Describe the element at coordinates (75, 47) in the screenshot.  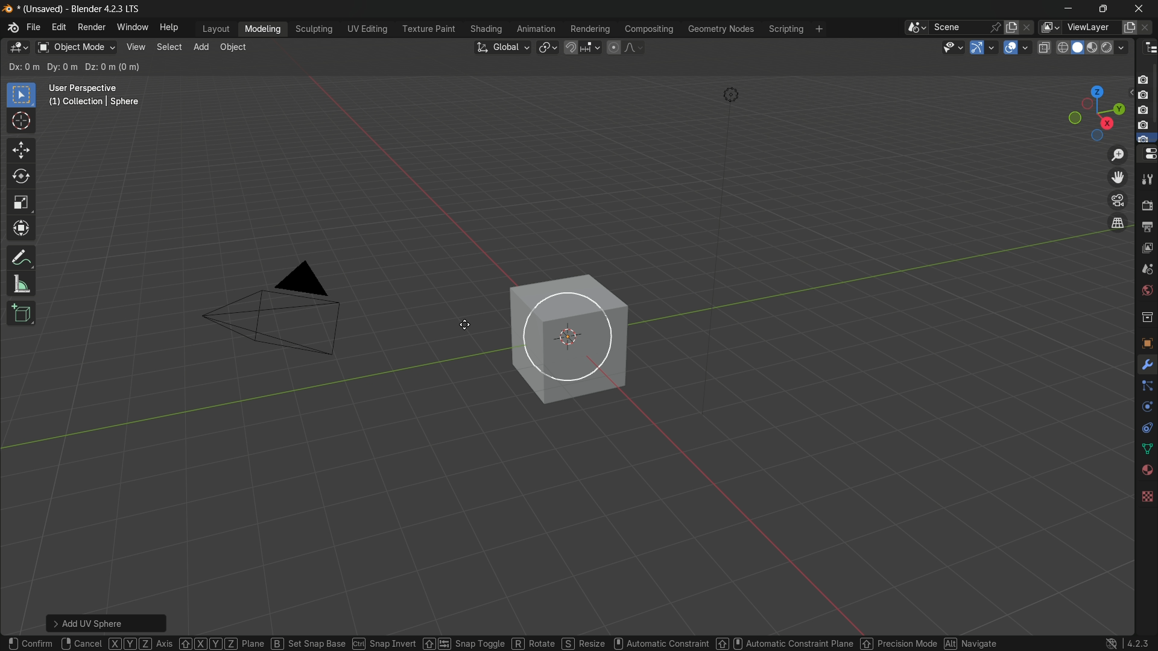
I see `switch mode` at that location.